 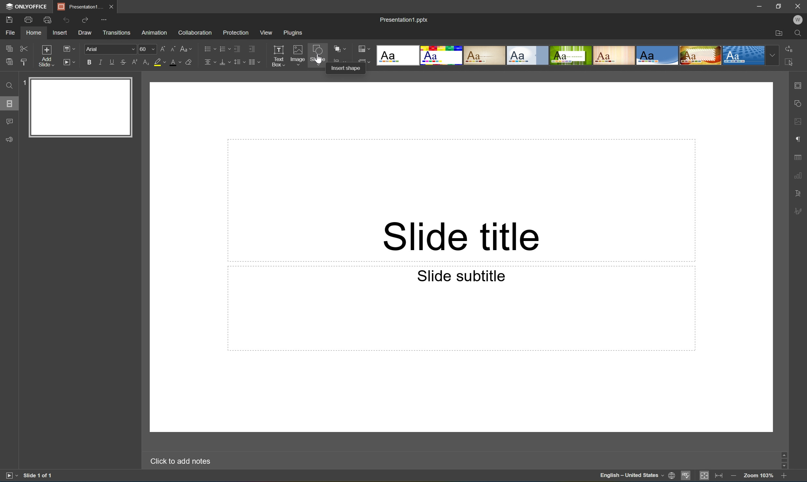 What do you see at coordinates (10, 122) in the screenshot?
I see `Comments` at bounding box center [10, 122].